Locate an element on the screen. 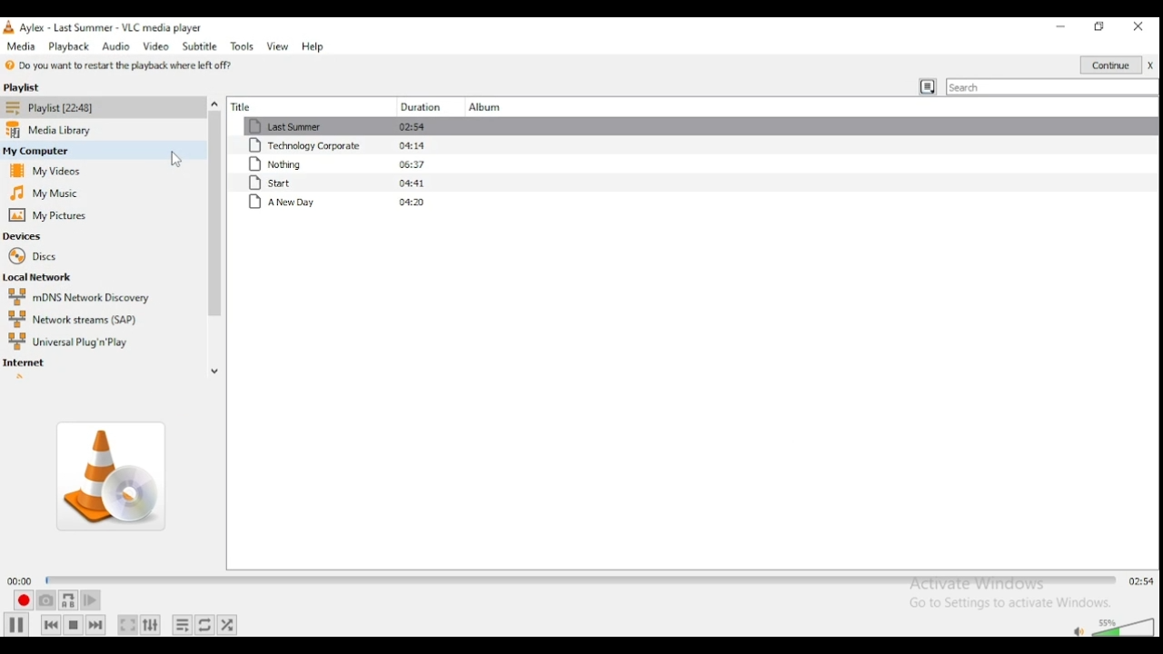 The height and width of the screenshot is (654, 1163). mute/unmute is located at coordinates (1078, 630).